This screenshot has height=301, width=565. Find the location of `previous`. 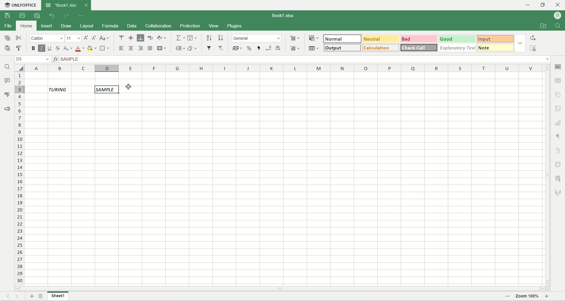

previous is located at coordinates (10, 297).